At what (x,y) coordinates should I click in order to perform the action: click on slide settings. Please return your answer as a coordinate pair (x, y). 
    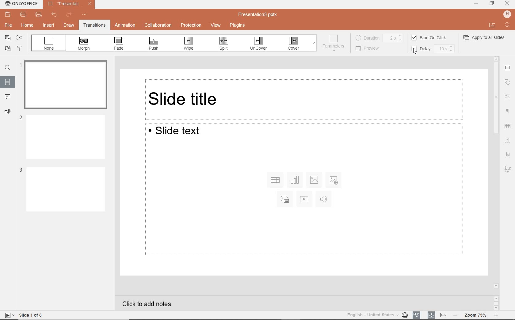
    Looking at the image, I should click on (508, 68).